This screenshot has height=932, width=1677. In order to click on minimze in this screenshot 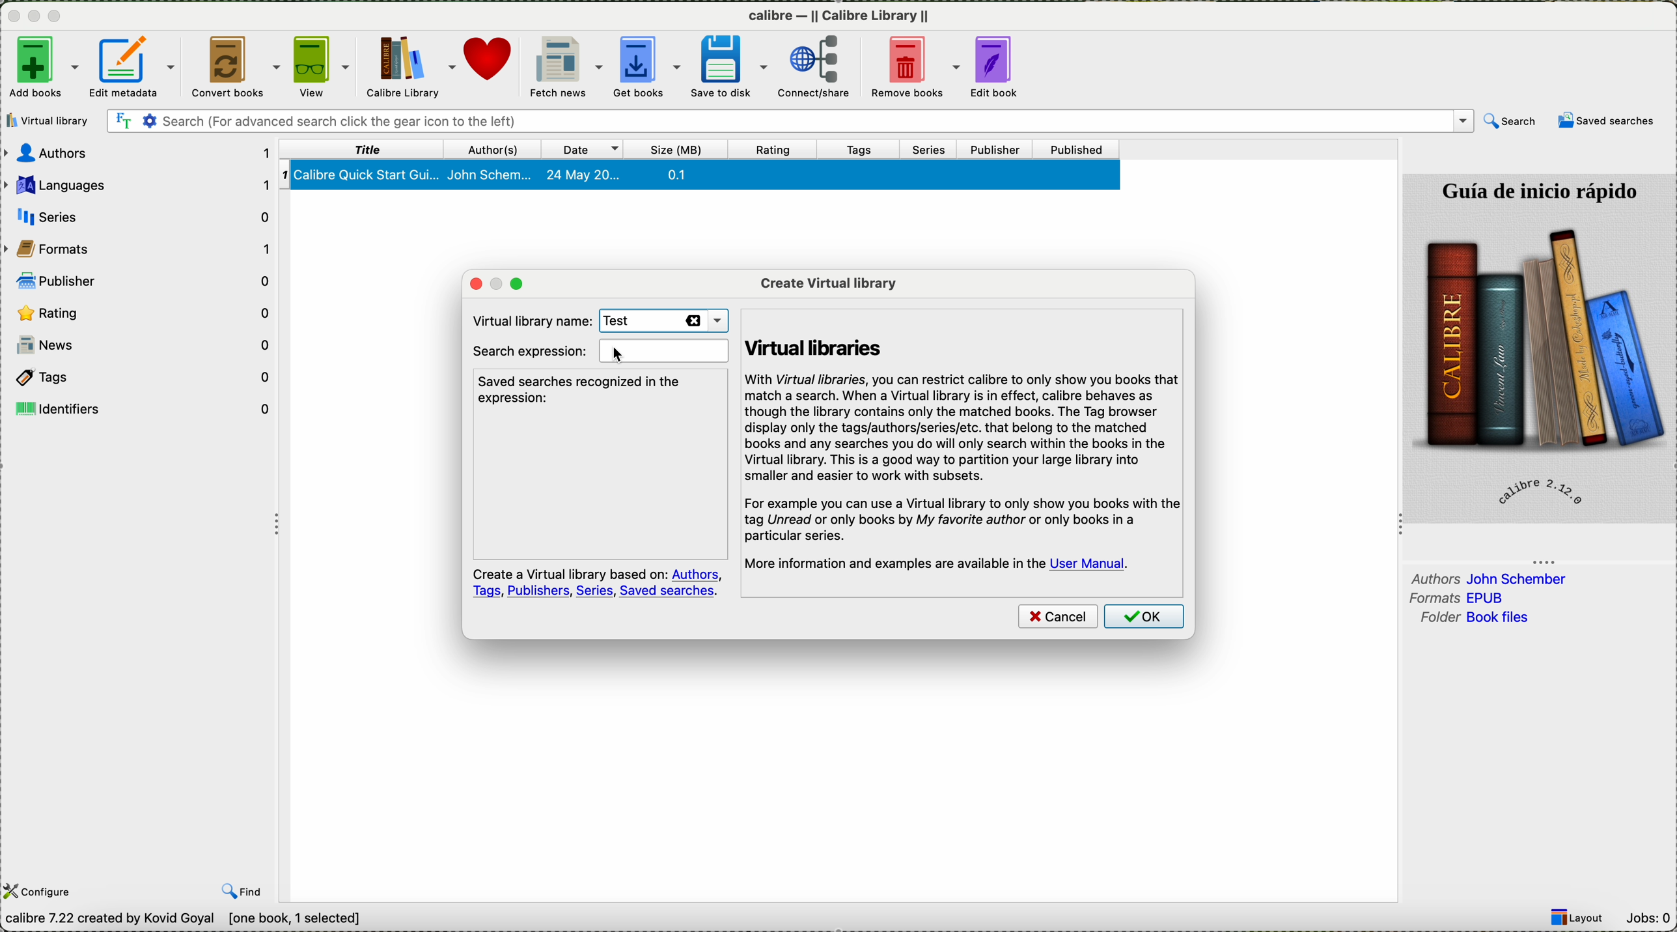, I will do `click(495, 283)`.